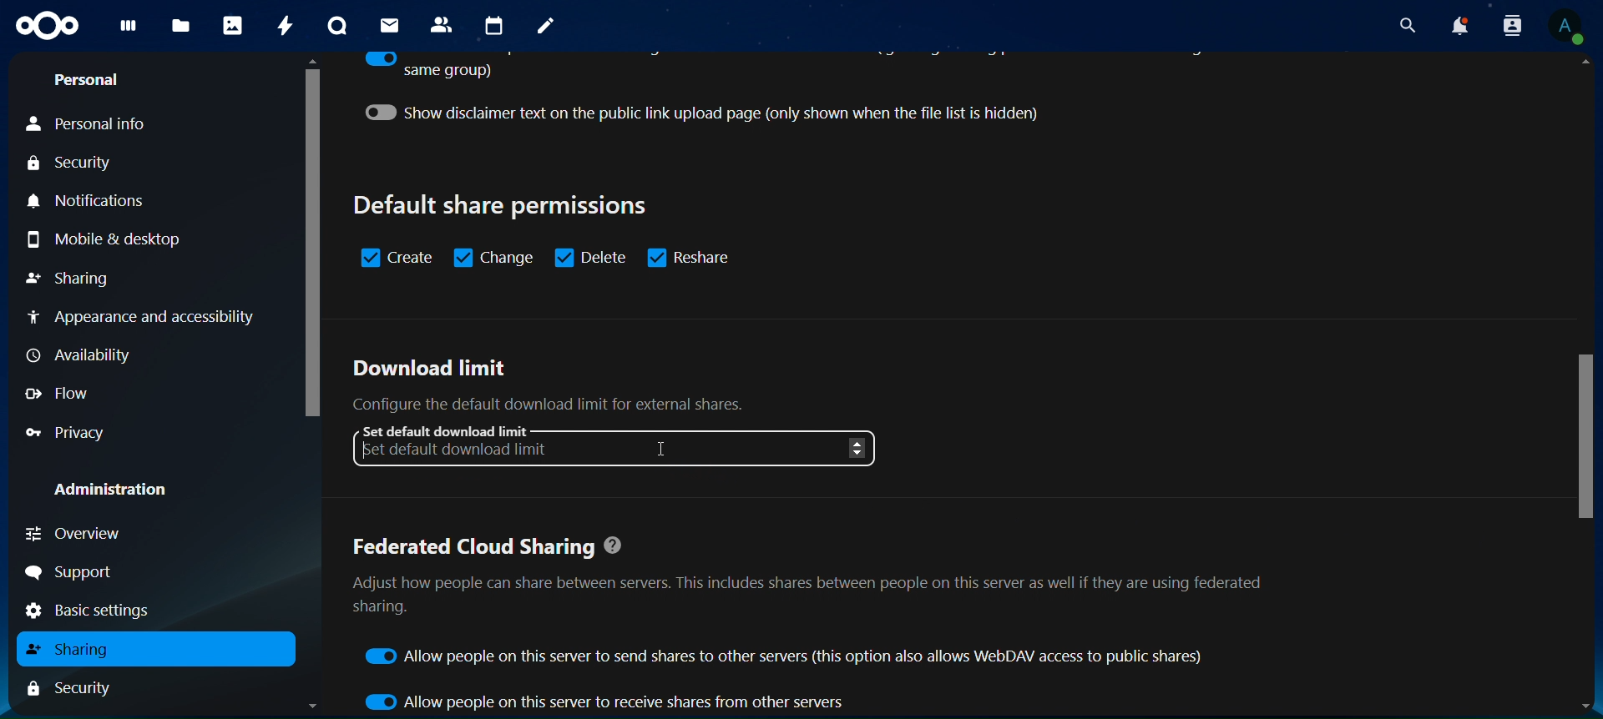 Image resolution: width=1603 pixels, height=719 pixels. Describe the element at coordinates (112, 491) in the screenshot. I see `administration` at that location.